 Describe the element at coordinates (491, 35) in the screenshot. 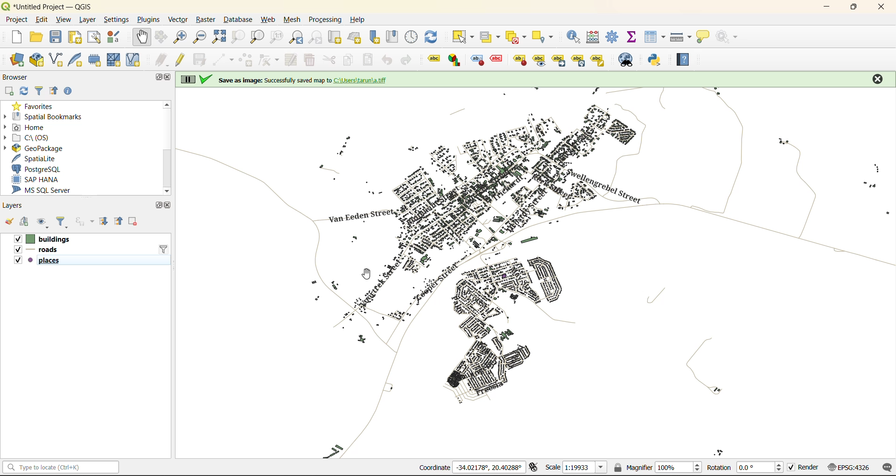

I see `select value` at that location.